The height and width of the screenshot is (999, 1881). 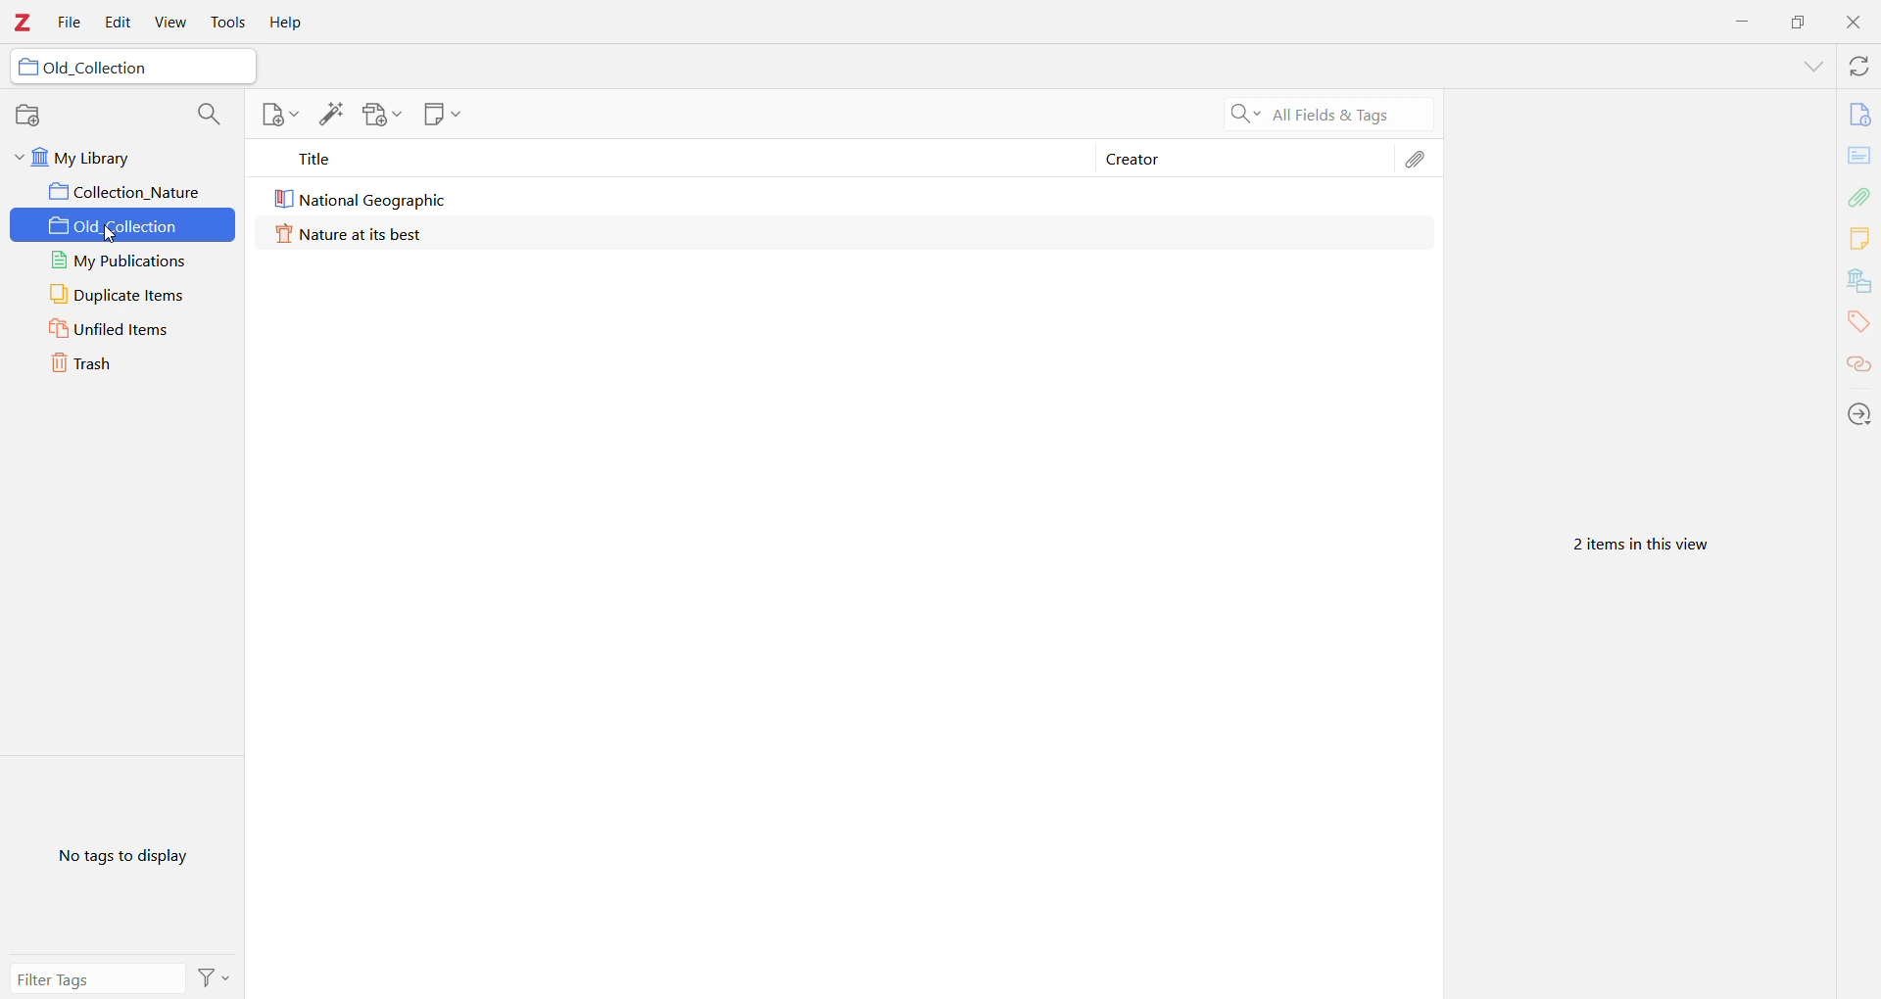 I want to click on Tools, so click(x=230, y=23).